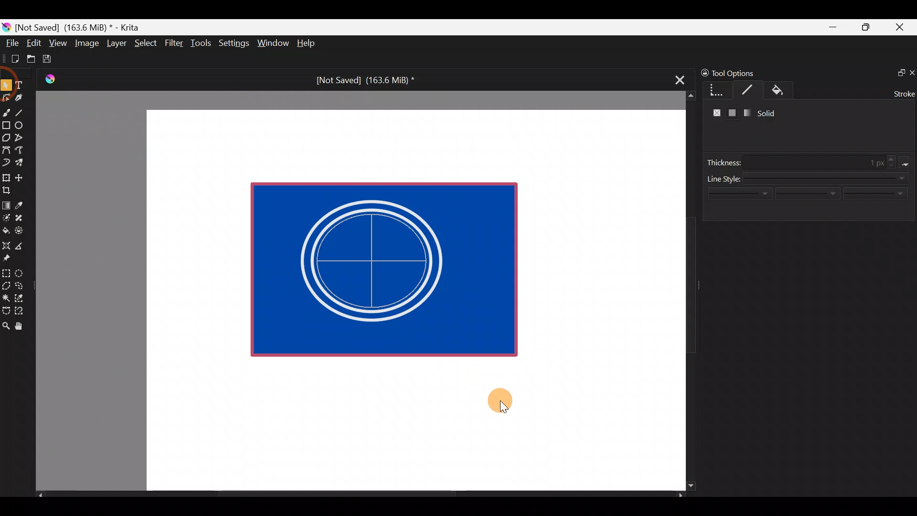  Describe the element at coordinates (174, 43) in the screenshot. I see `Filter` at that location.